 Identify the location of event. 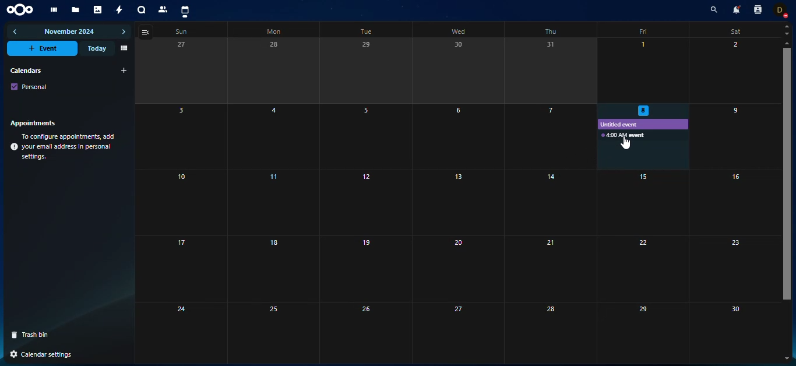
(623, 135).